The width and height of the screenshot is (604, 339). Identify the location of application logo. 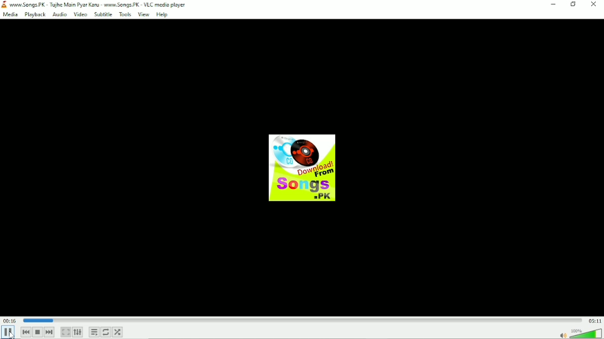
(4, 4).